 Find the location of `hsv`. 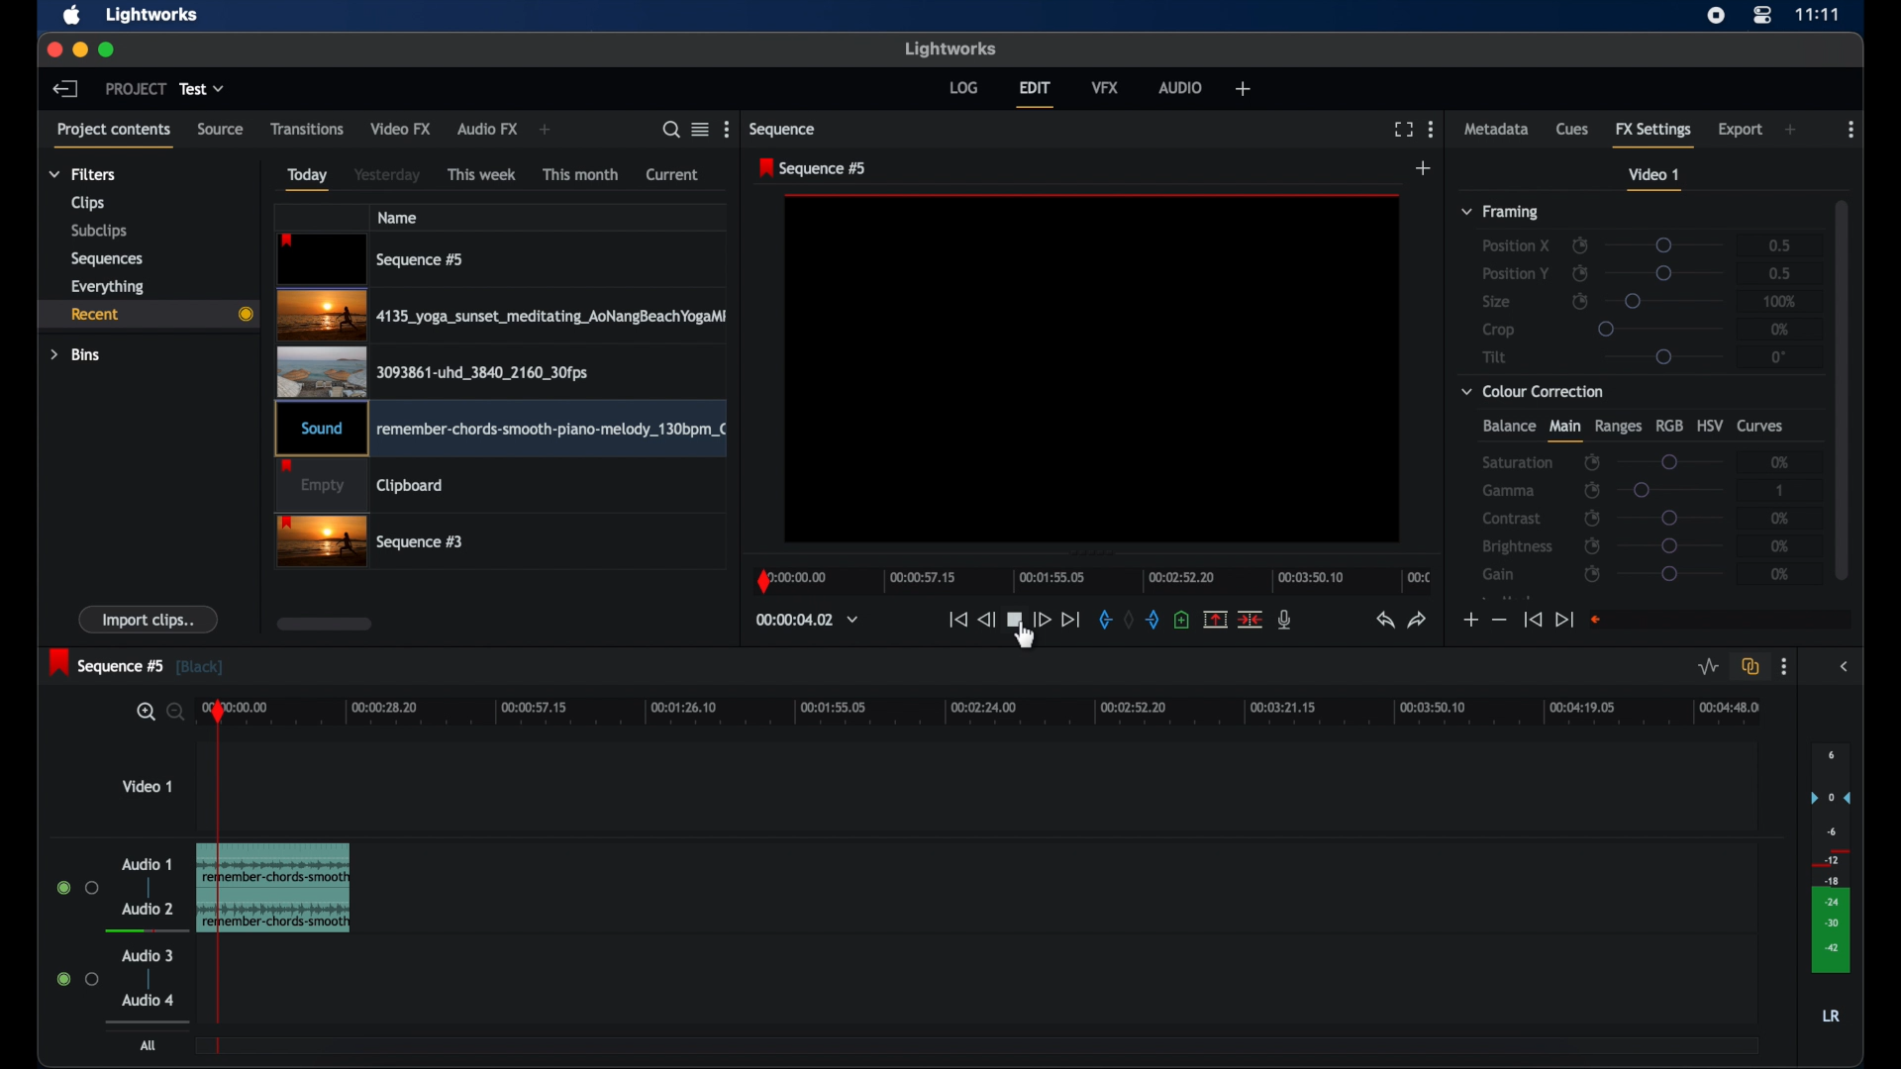

hsv is located at coordinates (1710, 425).